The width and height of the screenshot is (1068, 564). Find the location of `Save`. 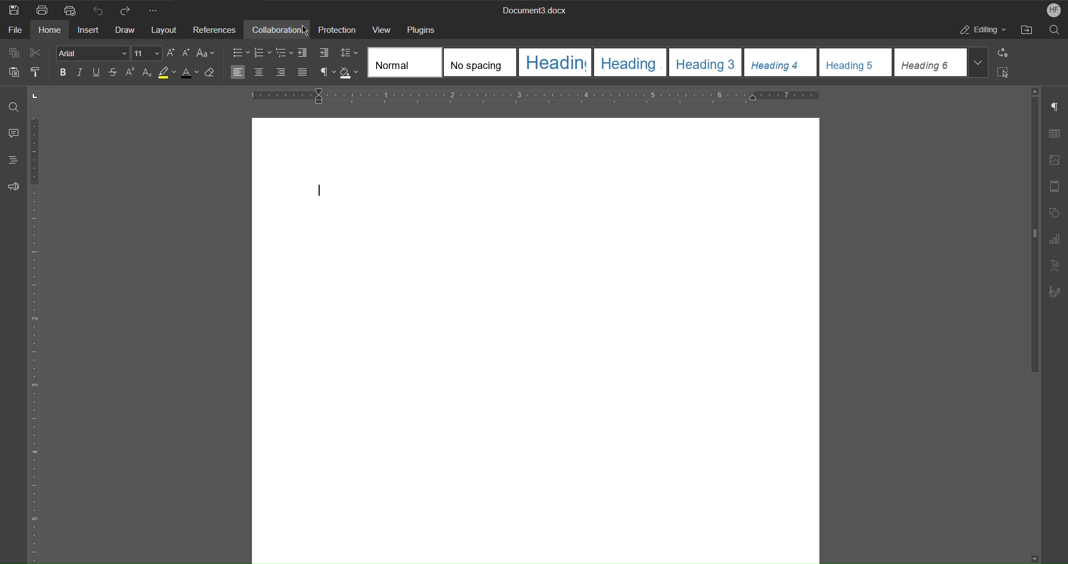

Save is located at coordinates (13, 11).